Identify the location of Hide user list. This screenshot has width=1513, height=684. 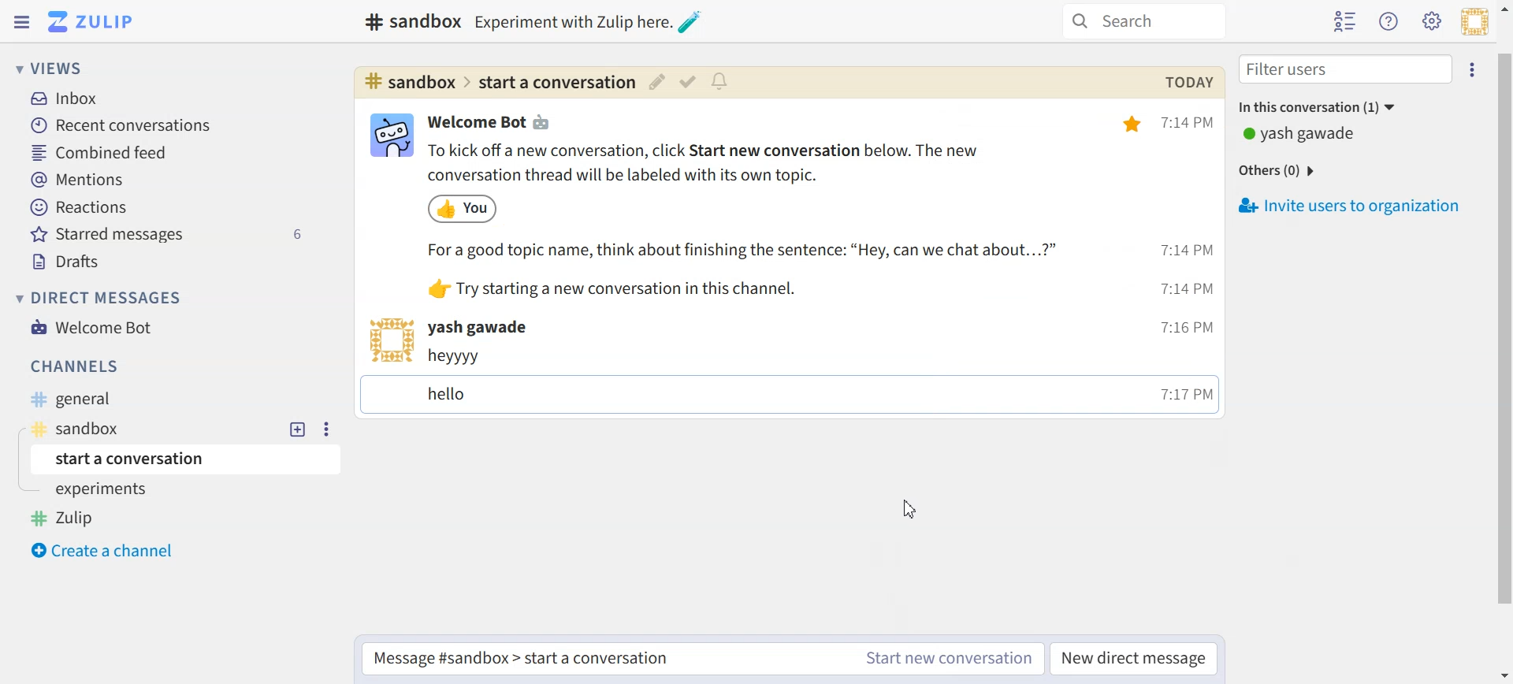
(1344, 22).